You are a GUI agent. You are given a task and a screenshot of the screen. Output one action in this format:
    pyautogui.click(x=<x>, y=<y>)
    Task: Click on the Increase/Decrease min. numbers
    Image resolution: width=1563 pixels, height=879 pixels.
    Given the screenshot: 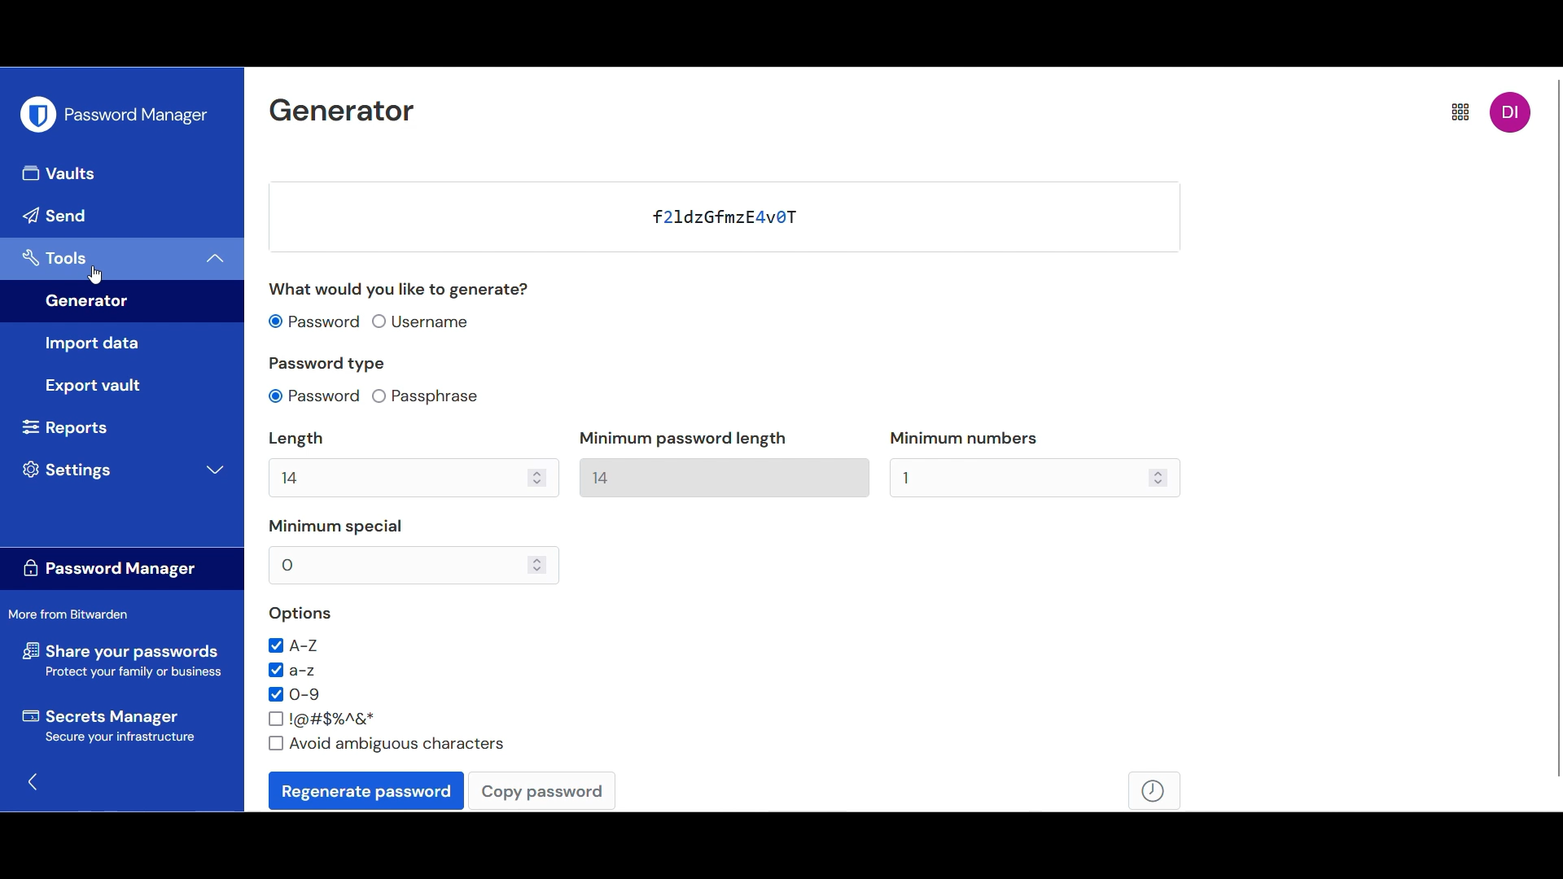 What is the action you would take?
    pyautogui.click(x=1158, y=477)
    